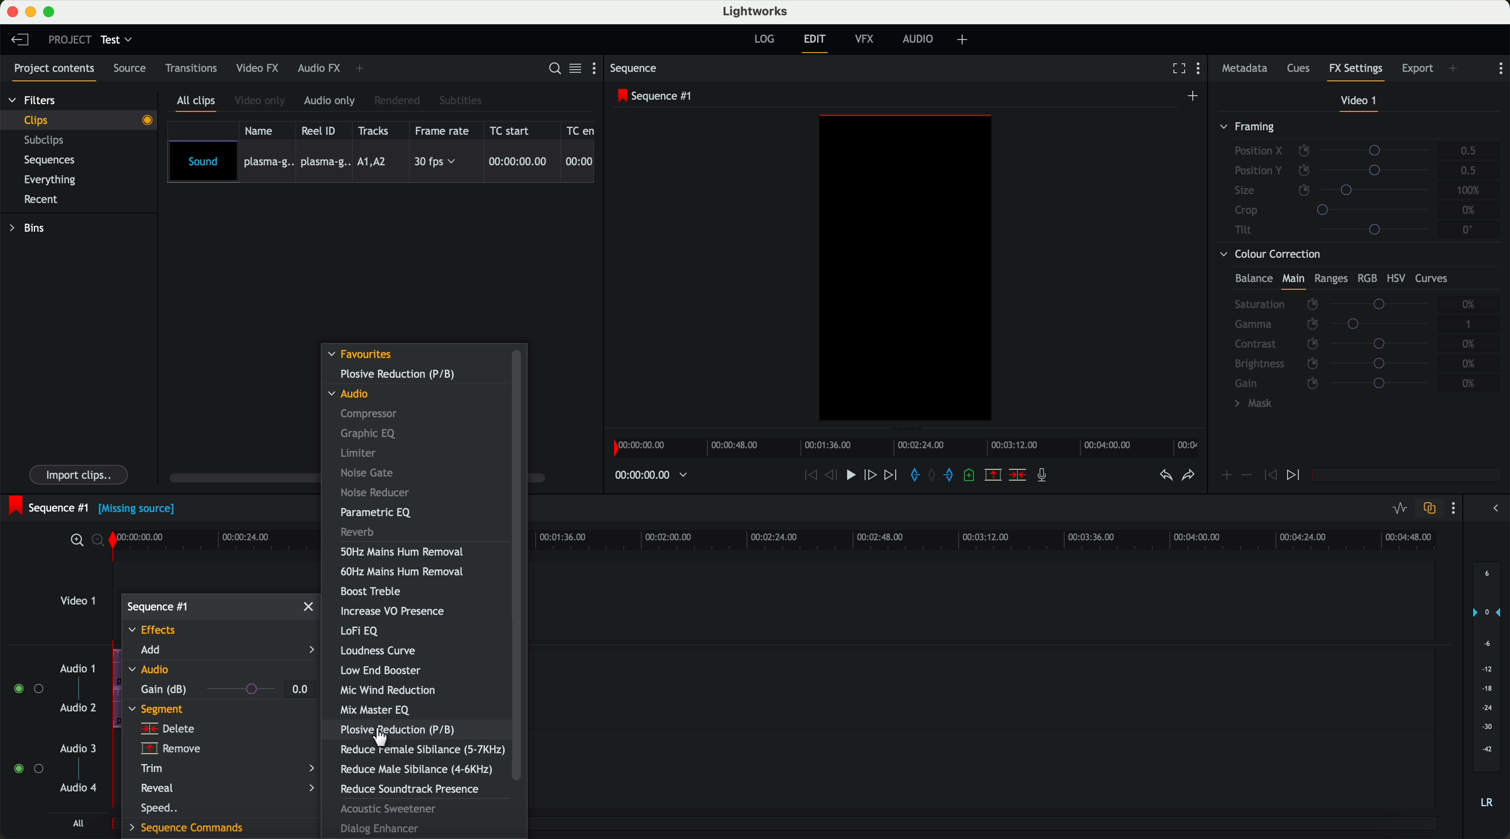 This screenshot has width=1510, height=839. Describe the element at coordinates (208, 689) in the screenshot. I see `gain (dB)` at that location.